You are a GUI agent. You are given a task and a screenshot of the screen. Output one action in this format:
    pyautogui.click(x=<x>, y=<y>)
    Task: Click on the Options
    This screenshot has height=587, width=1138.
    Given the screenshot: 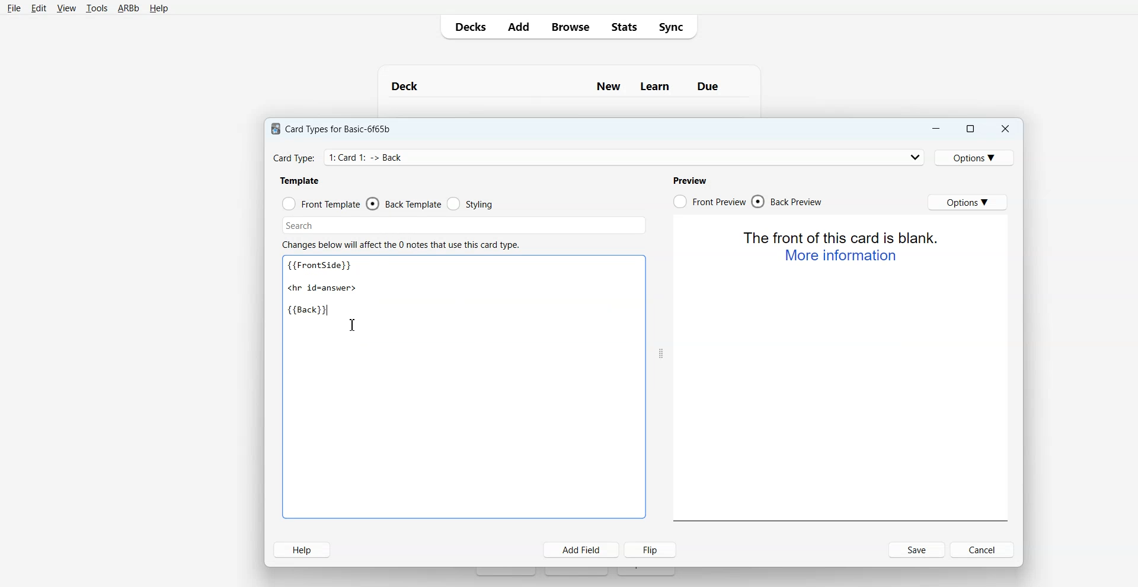 What is the action you would take?
    pyautogui.click(x=968, y=202)
    